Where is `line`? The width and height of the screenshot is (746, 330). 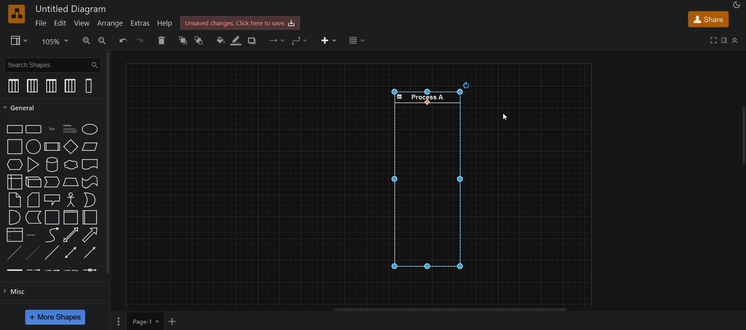 line is located at coordinates (52, 252).